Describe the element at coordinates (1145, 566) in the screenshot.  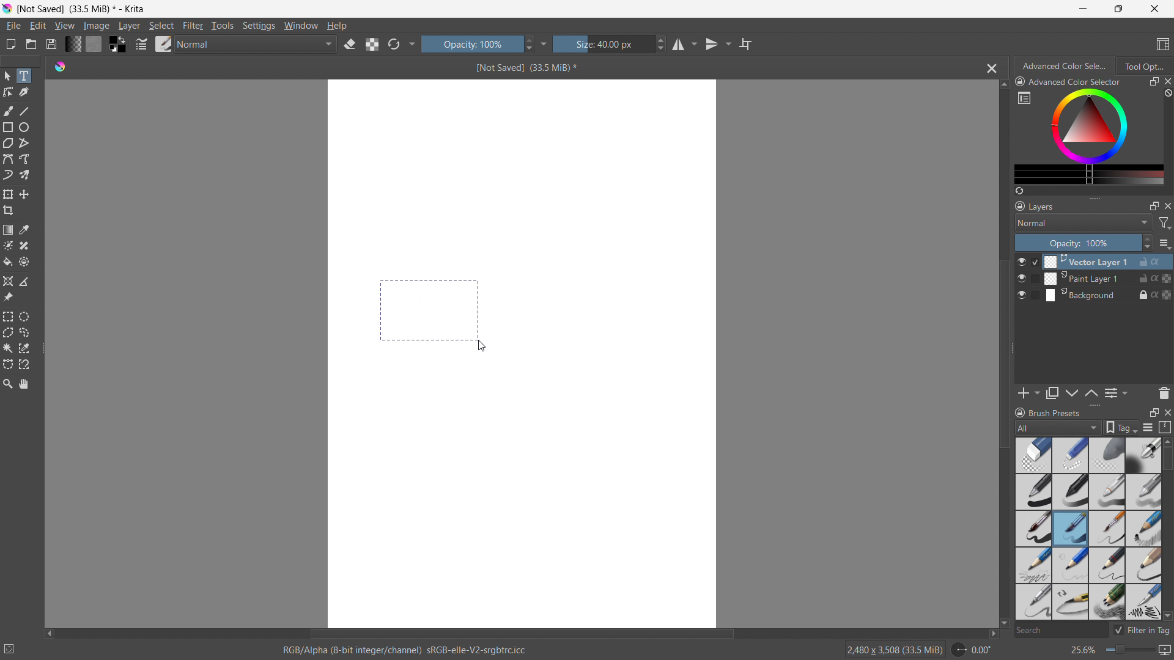
I see `bold pencil` at that location.